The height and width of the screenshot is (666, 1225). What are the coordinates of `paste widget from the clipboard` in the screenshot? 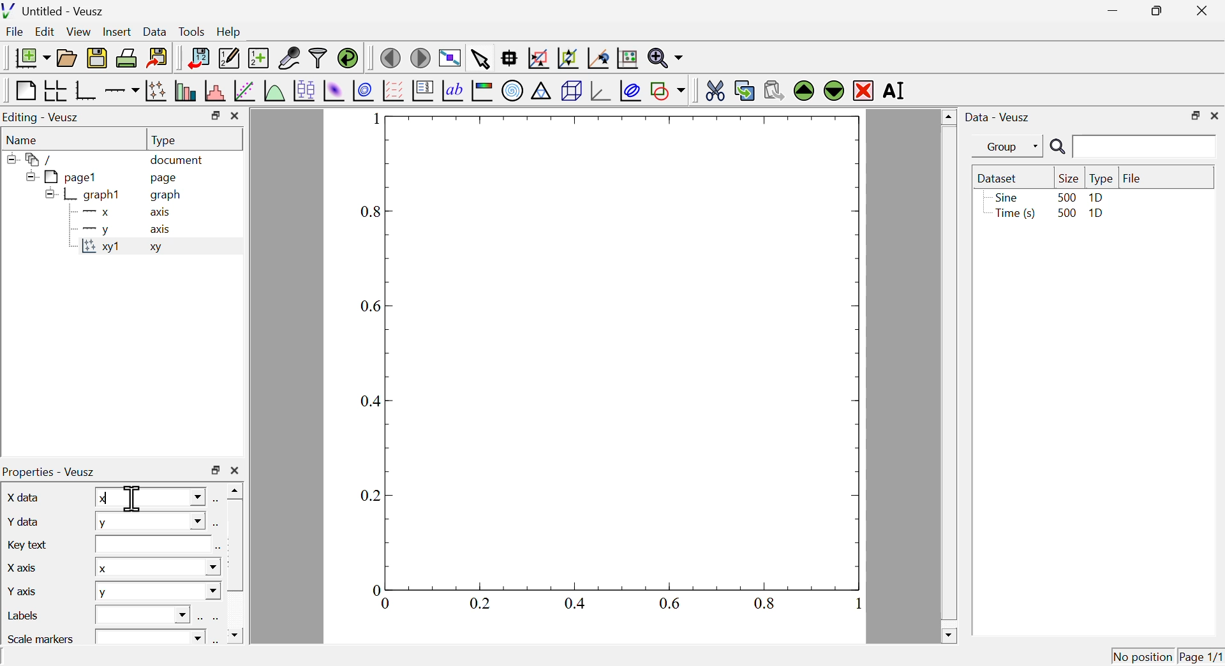 It's located at (775, 89).